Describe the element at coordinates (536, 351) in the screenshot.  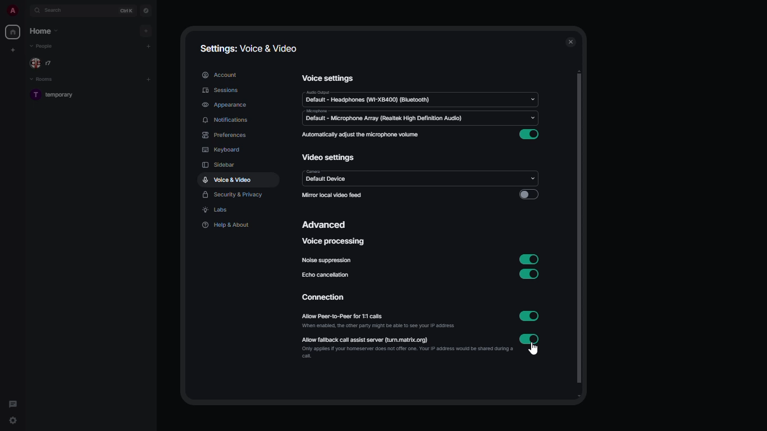
I see `cursor` at that location.